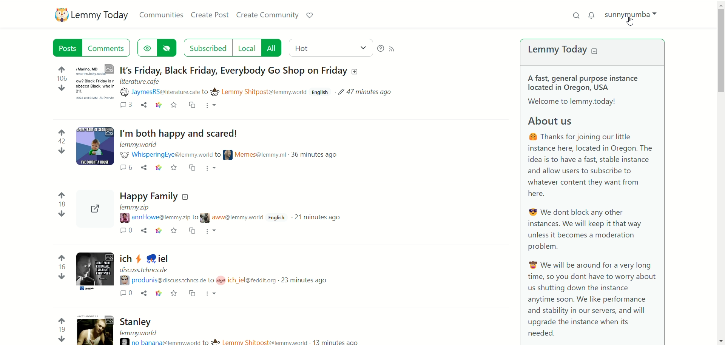 This screenshot has width=725, height=345. What do you see at coordinates (720, 172) in the screenshot?
I see `vertical scroll bar` at bounding box center [720, 172].